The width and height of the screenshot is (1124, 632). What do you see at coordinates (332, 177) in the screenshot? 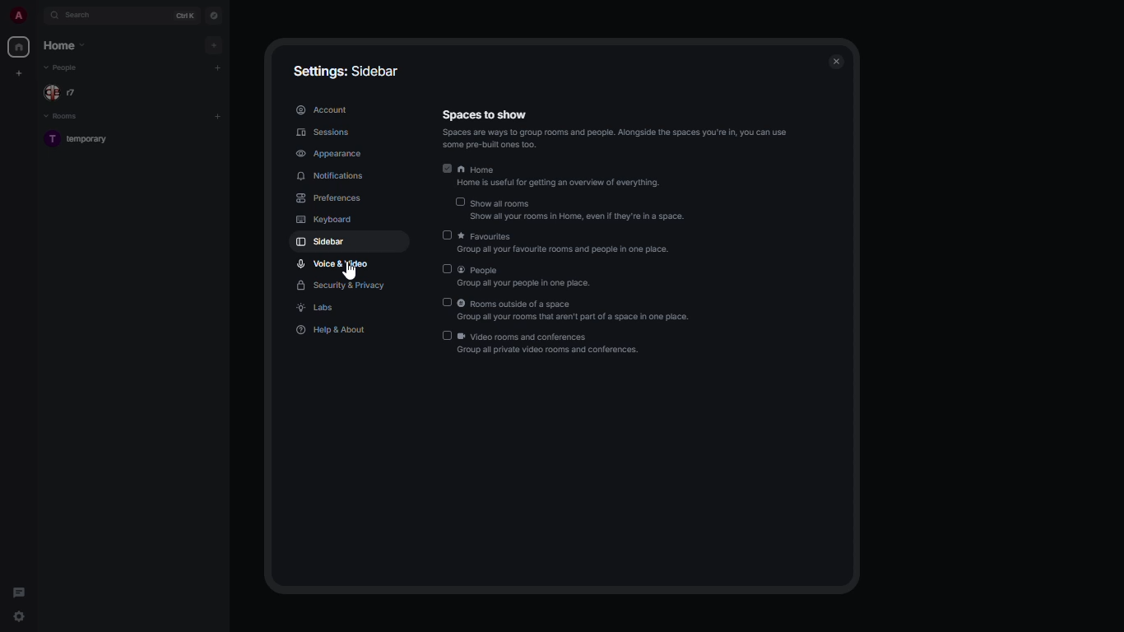
I see `` at bounding box center [332, 177].